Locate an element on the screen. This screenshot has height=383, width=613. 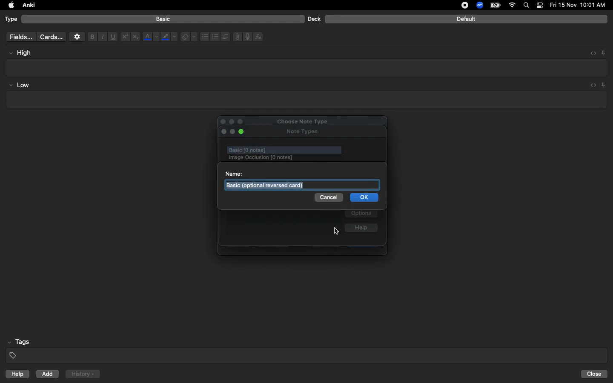
Name is located at coordinates (233, 173).